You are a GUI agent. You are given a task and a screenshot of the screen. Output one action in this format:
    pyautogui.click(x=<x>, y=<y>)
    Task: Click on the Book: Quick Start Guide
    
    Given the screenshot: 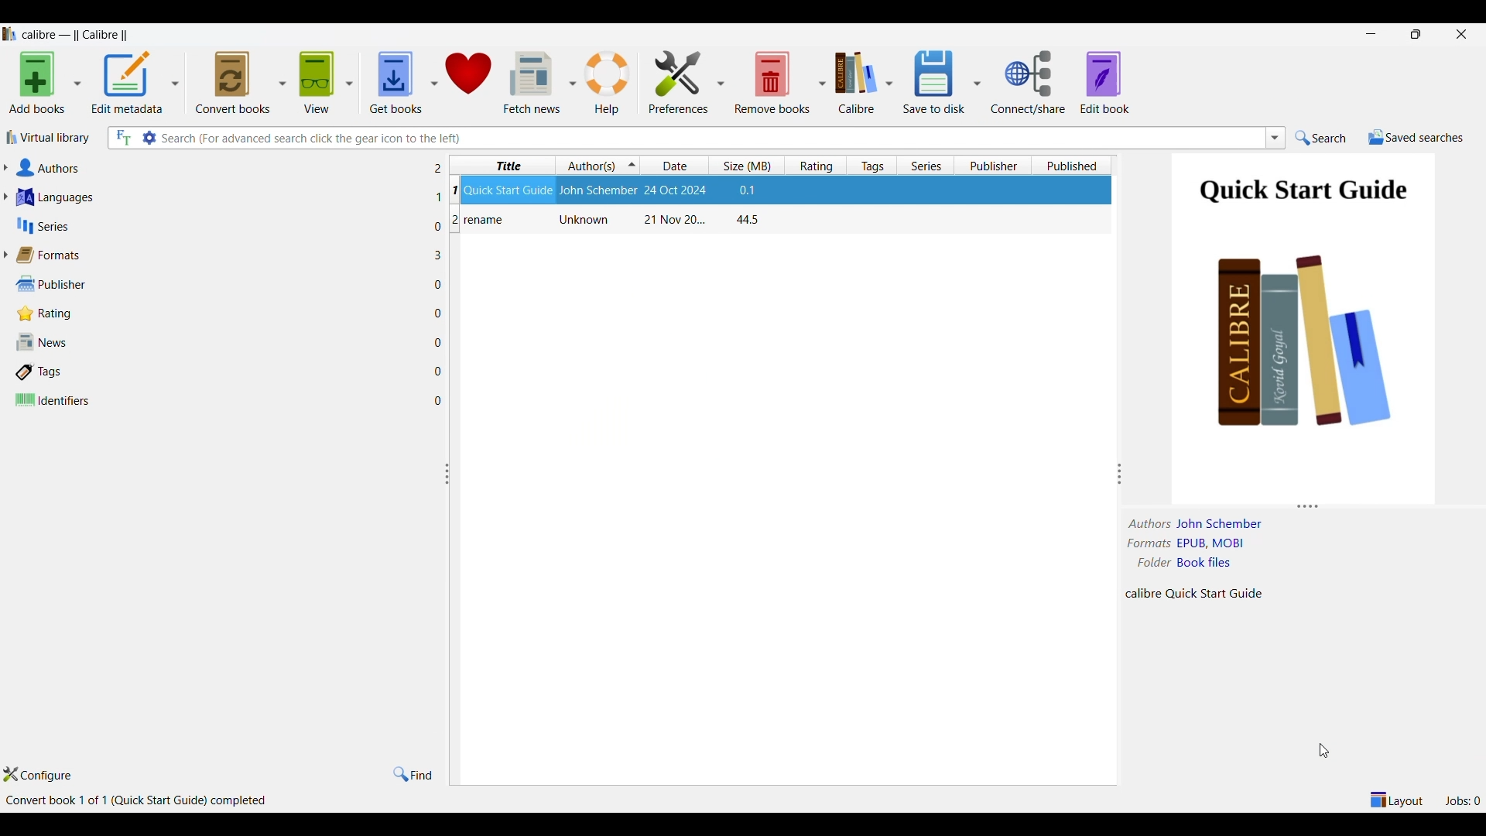 What is the action you would take?
    pyautogui.click(x=609, y=189)
    